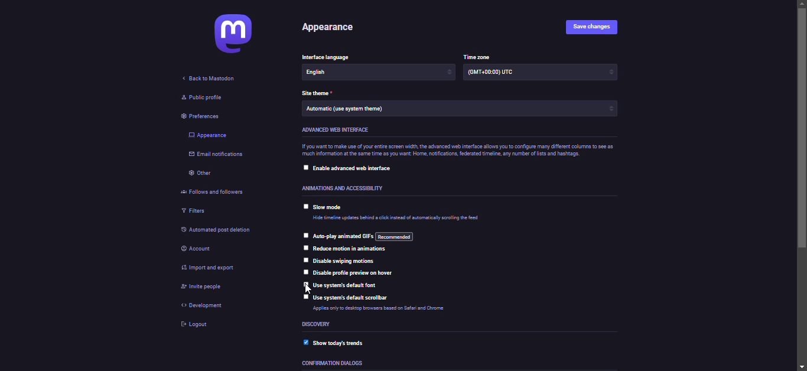 The height and width of the screenshot is (371, 807). What do you see at coordinates (358, 297) in the screenshot?
I see `use system's default scrollbar` at bounding box center [358, 297].